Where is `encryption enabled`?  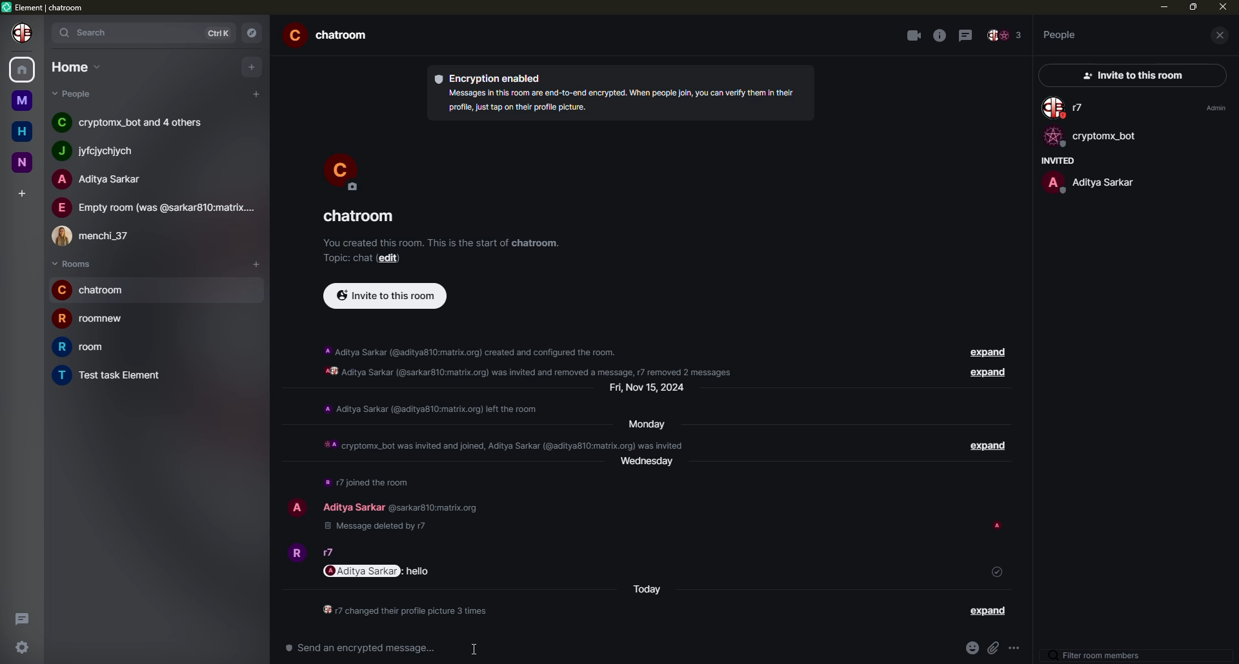
encryption enabled is located at coordinates (492, 77).